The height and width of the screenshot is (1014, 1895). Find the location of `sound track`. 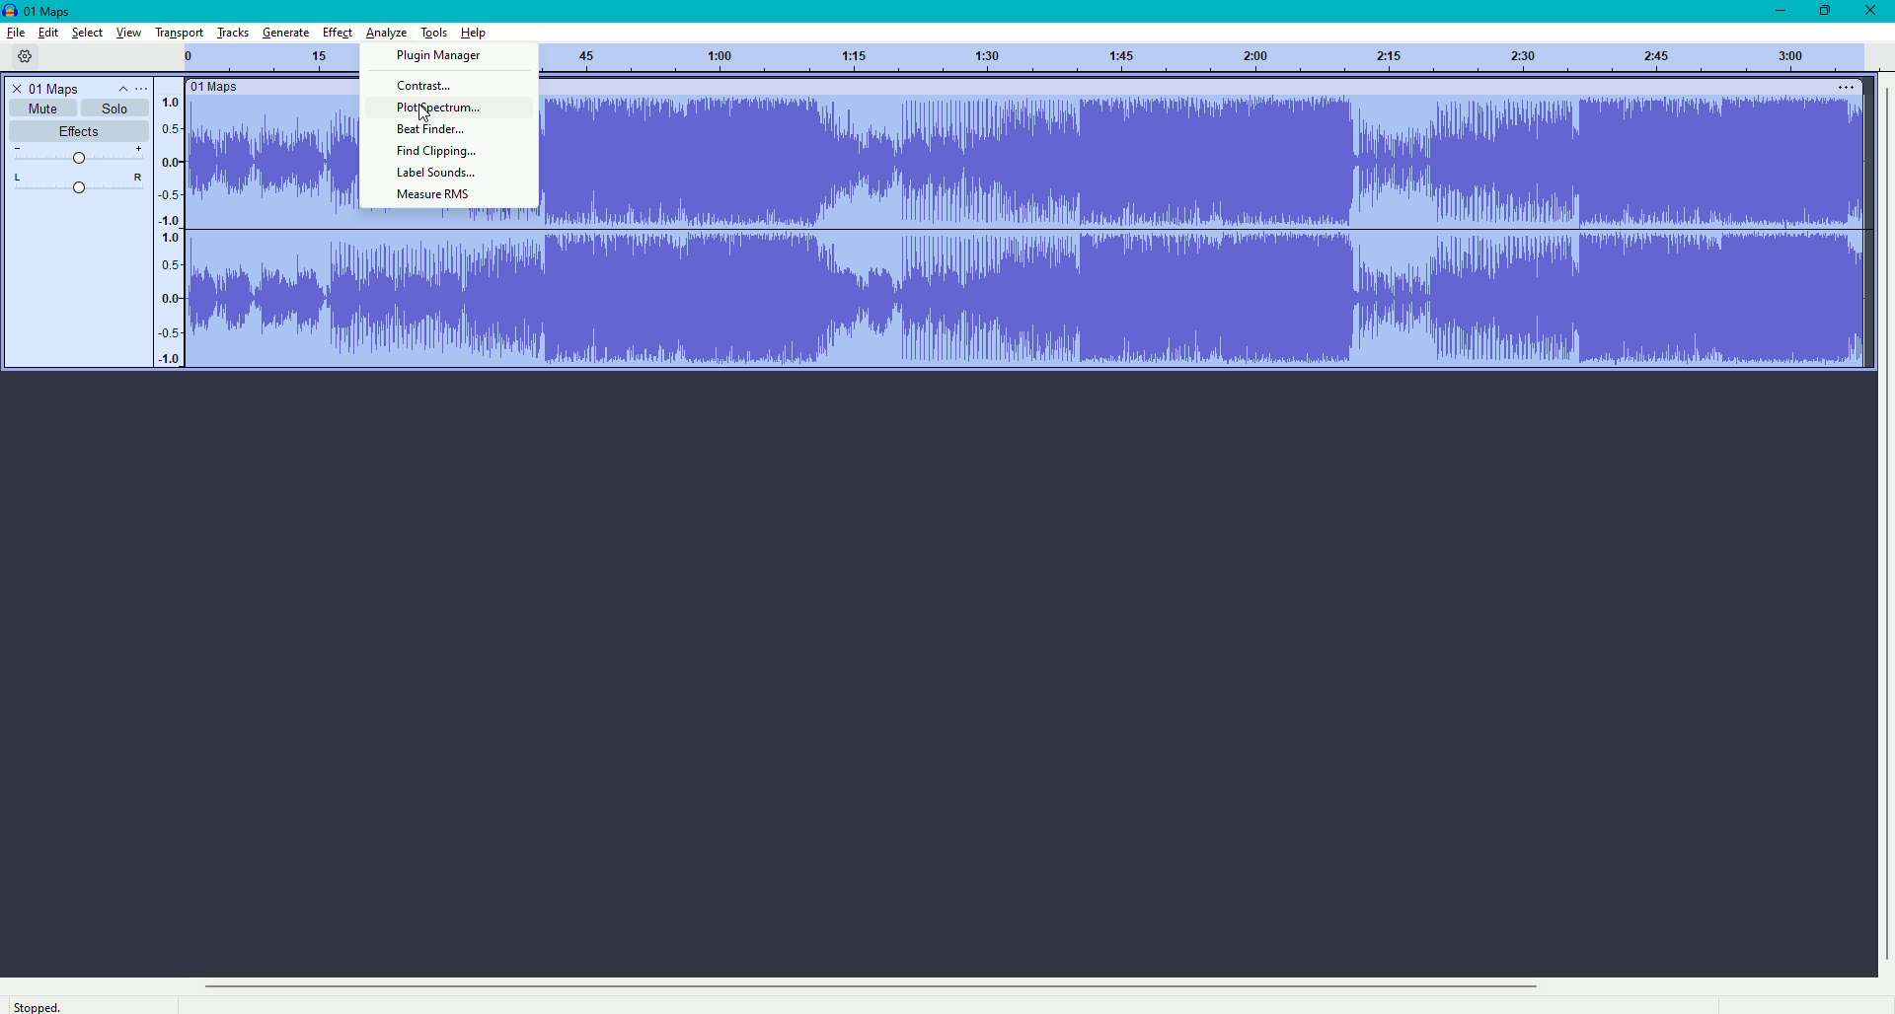

sound track is located at coordinates (1203, 229).